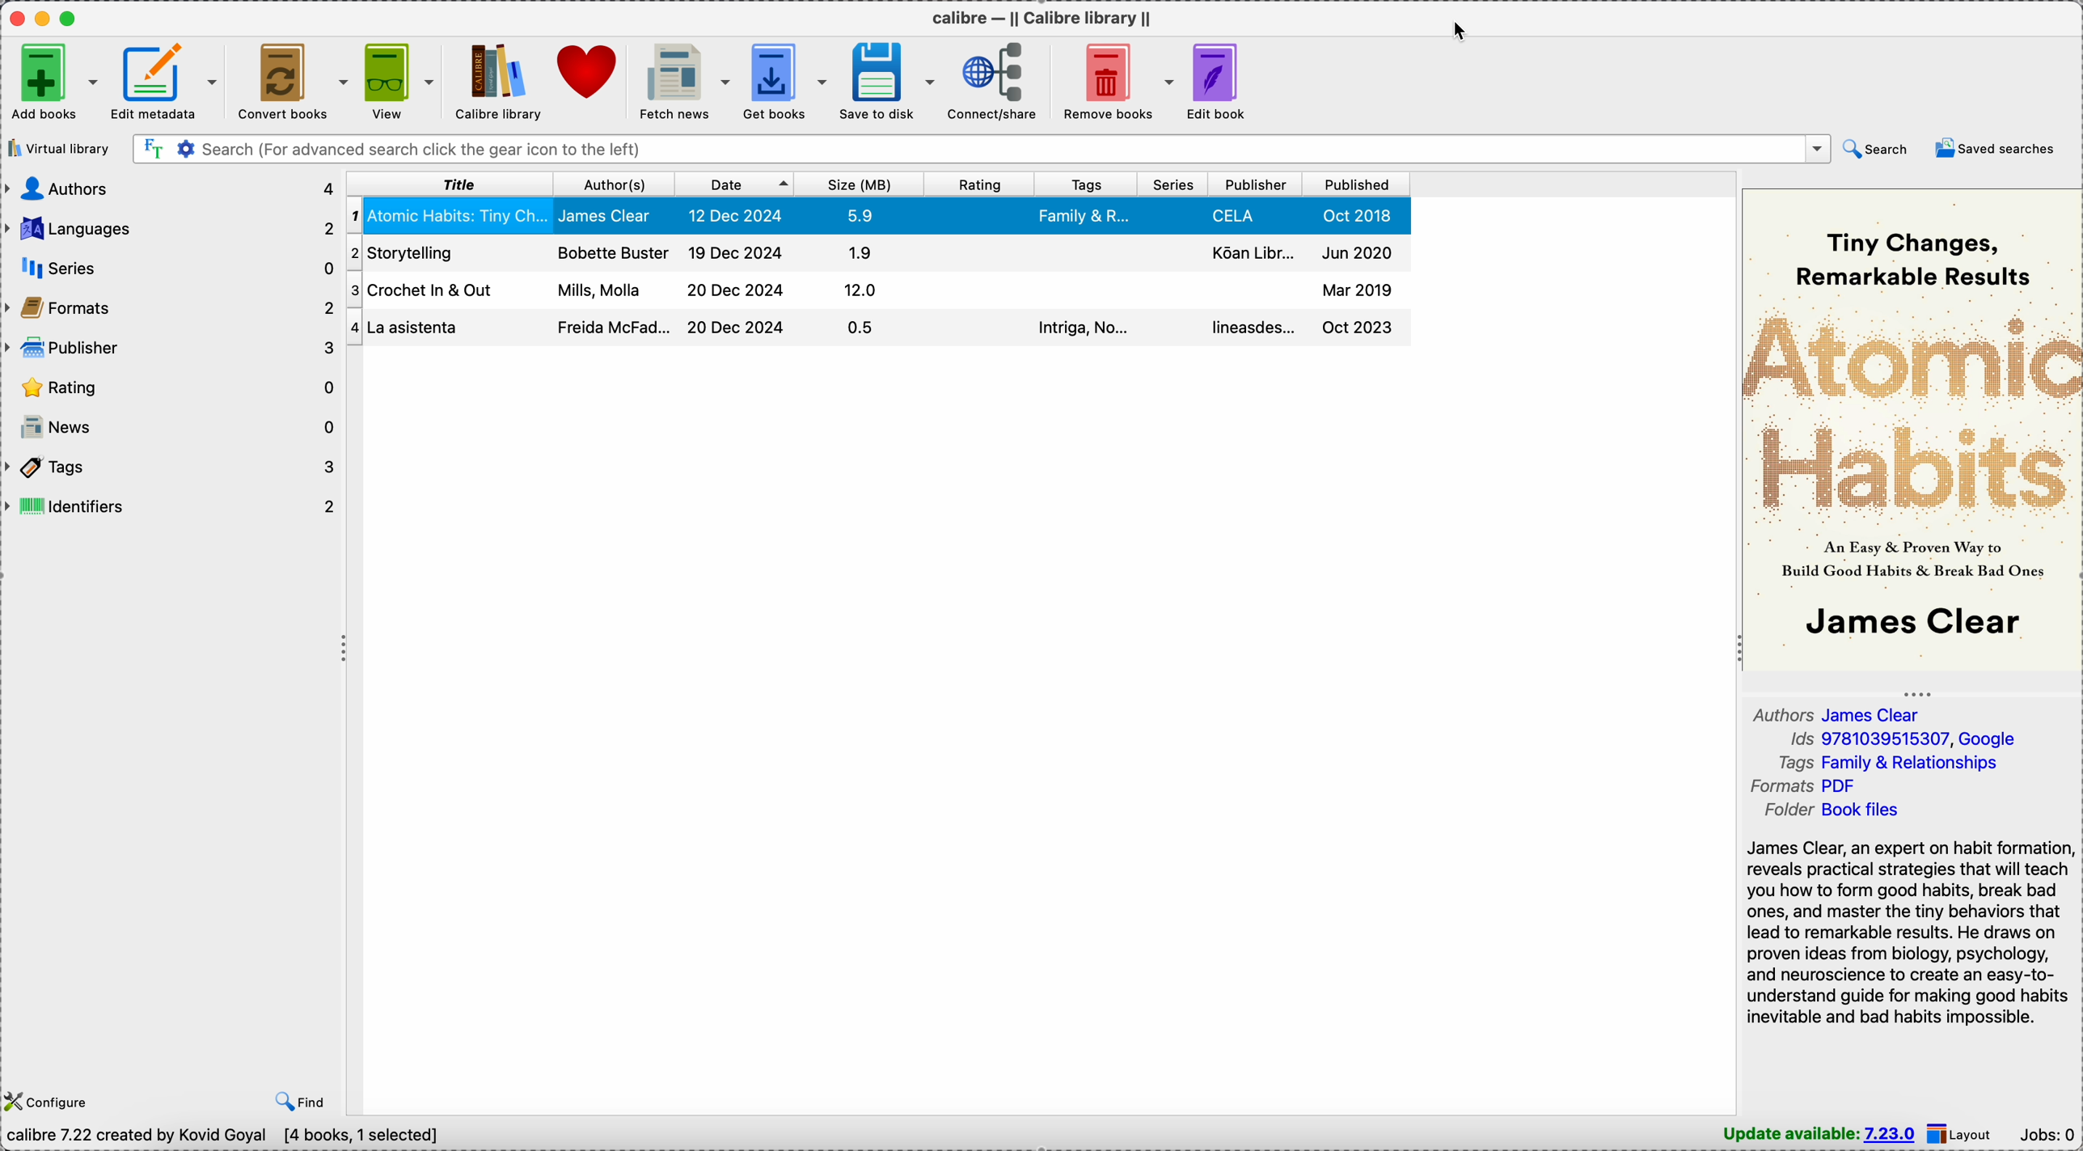 This screenshot has width=2083, height=1151. I want to click on rating, so click(172, 387).